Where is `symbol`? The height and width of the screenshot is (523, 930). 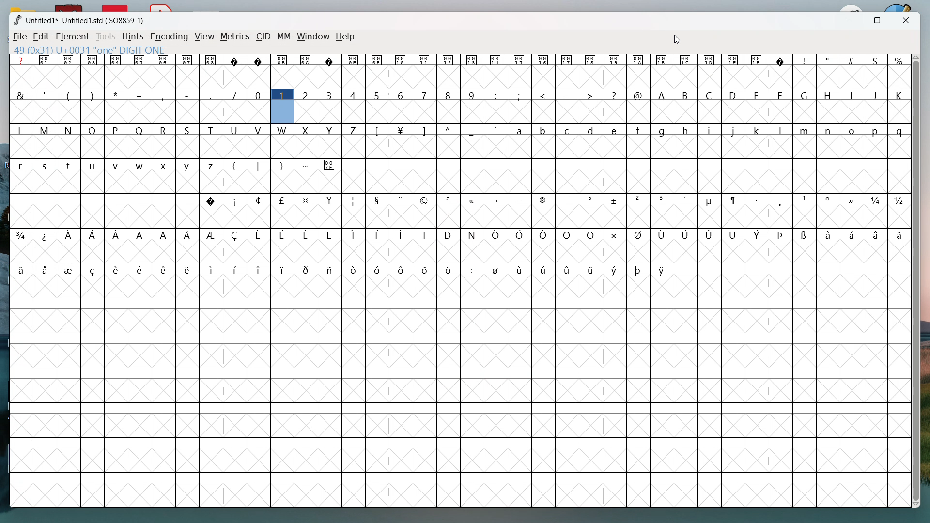 symbol is located at coordinates (426, 271).